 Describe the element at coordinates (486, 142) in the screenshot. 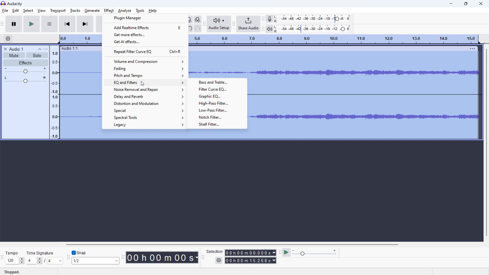

I see `vertical scrollbar` at that location.